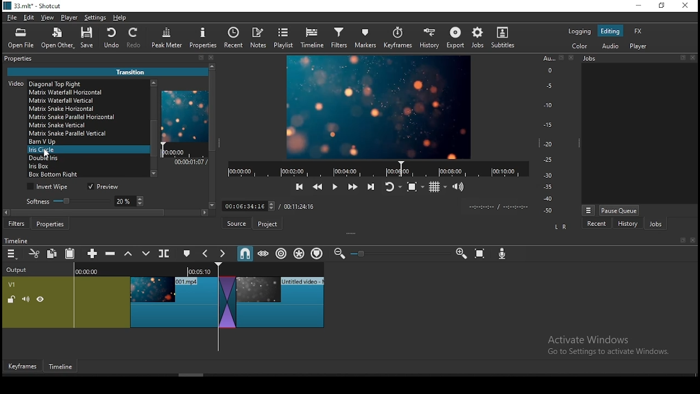  Describe the element at coordinates (392, 188) in the screenshot. I see `toggle player looping` at that location.